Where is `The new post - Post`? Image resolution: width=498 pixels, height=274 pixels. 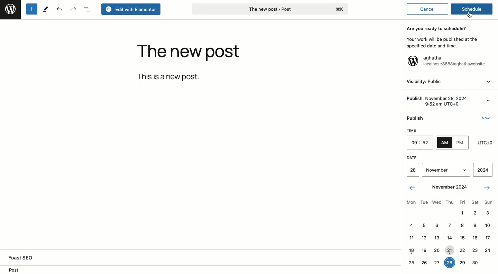
The new post - Post is located at coordinates (269, 9).